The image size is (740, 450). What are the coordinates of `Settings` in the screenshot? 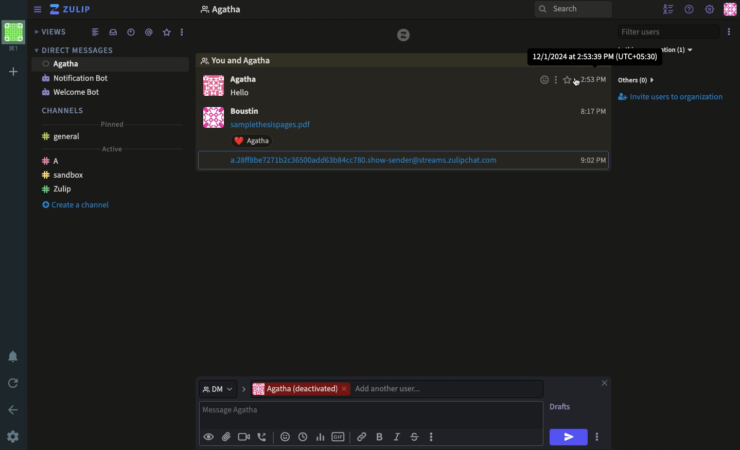 It's located at (710, 9).